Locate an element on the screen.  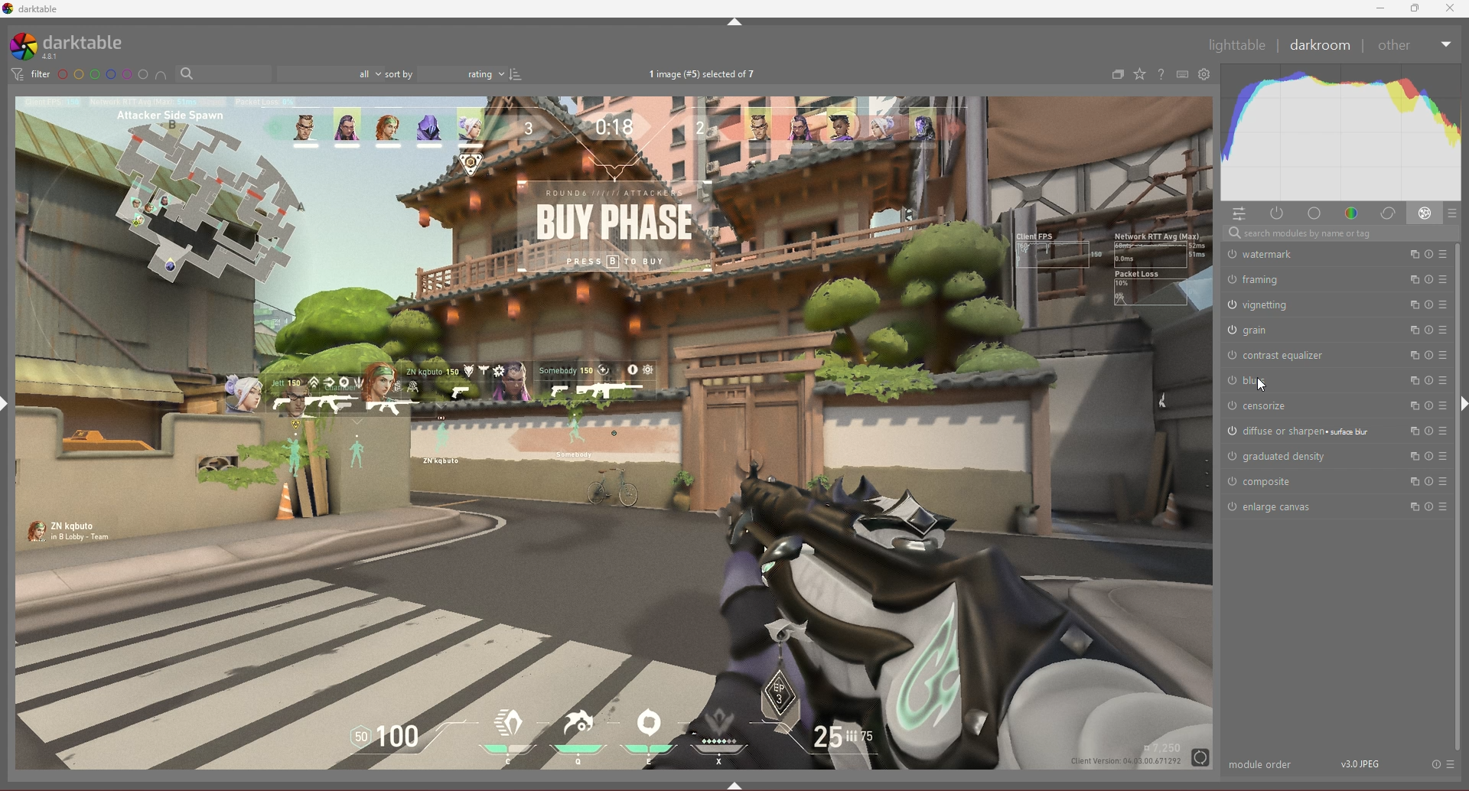
active modules is located at coordinates (1277, 213).